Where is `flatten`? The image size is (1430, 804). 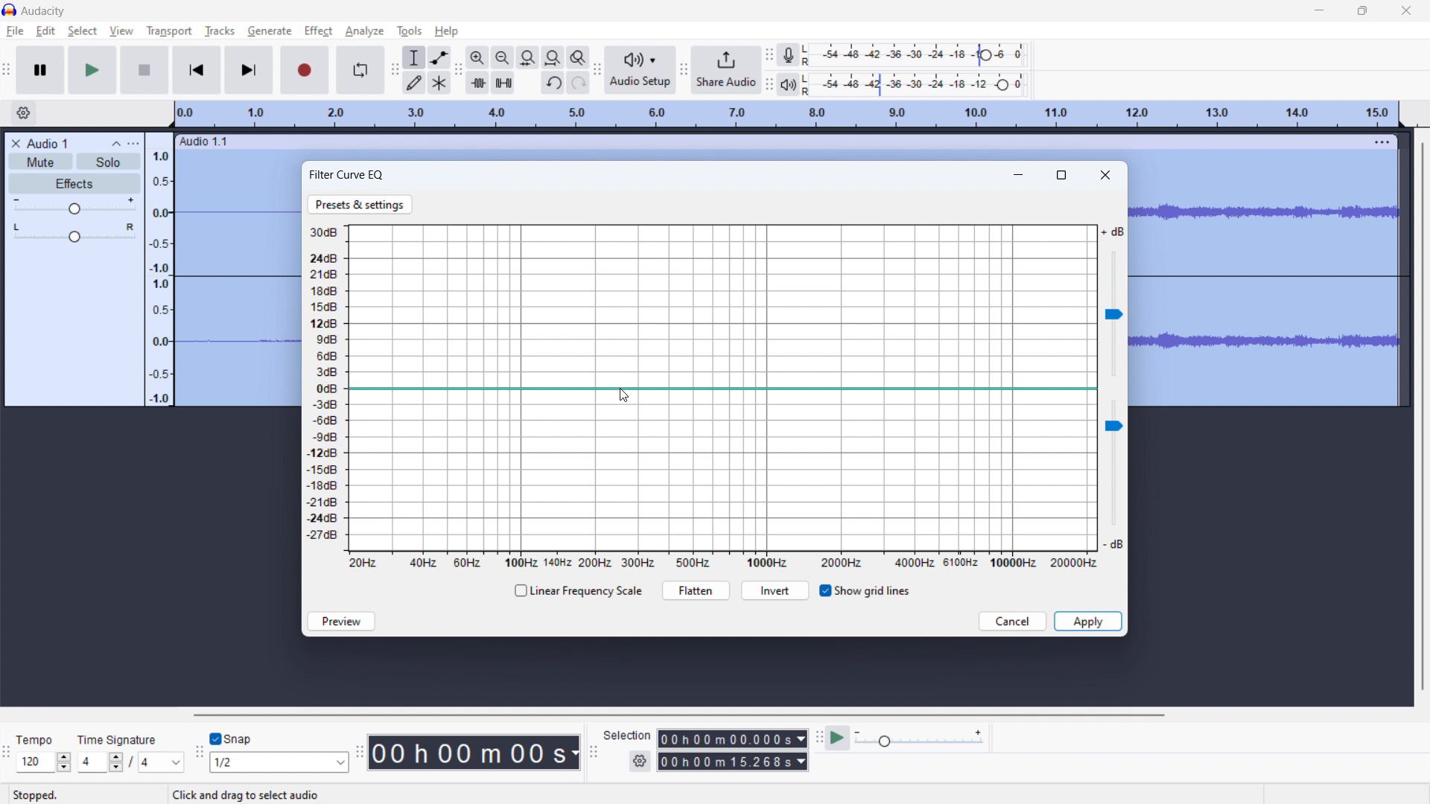 flatten is located at coordinates (696, 590).